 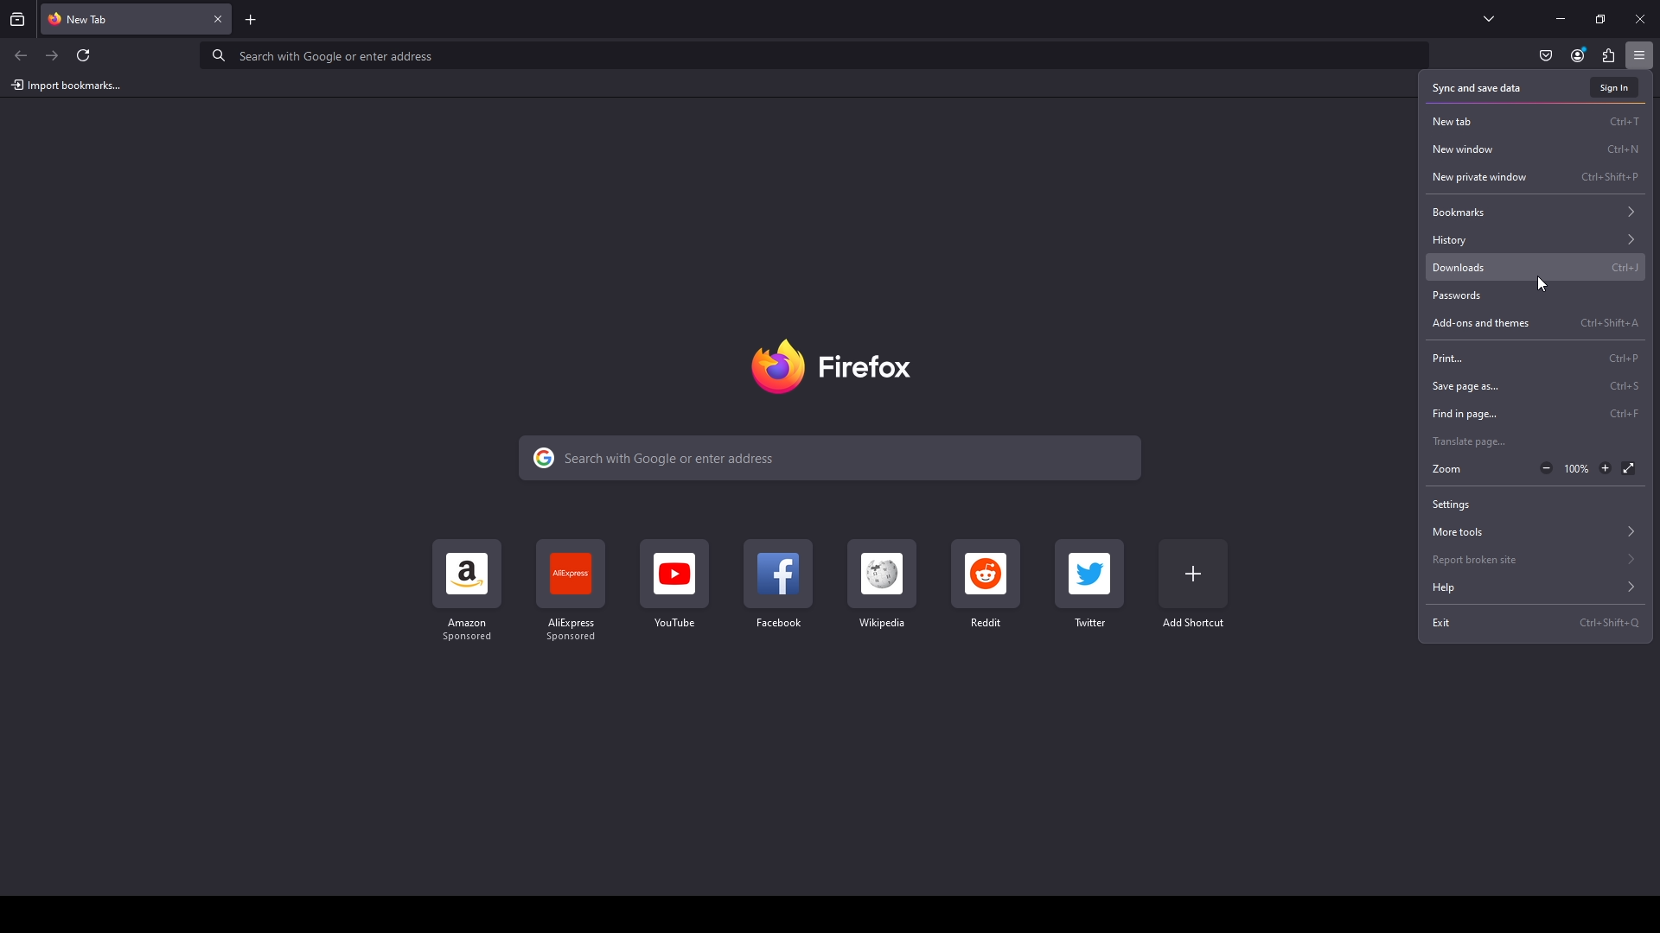 What do you see at coordinates (1613, 86) in the screenshot?
I see `Sign in` at bounding box center [1613, 86].